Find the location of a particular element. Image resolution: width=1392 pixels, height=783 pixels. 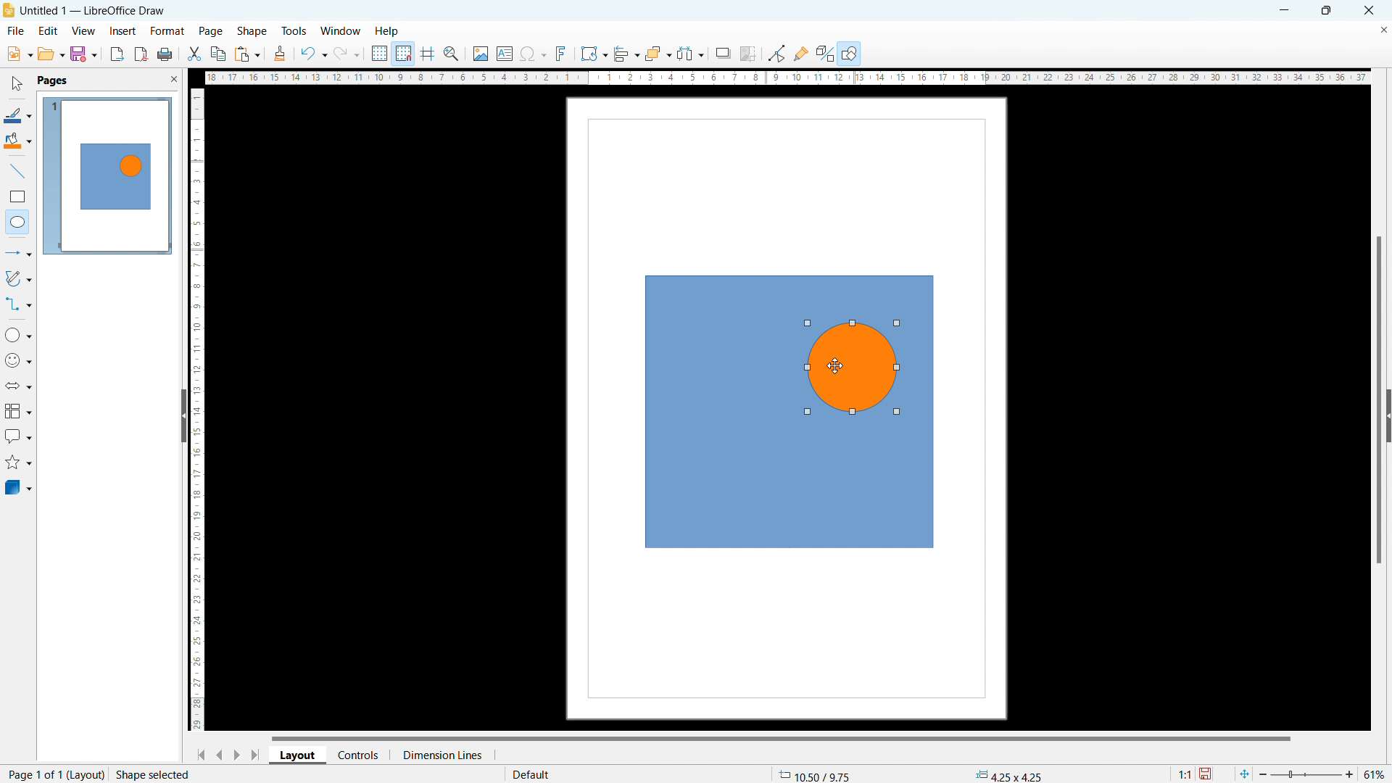

go to previous page is located at coordinates (220, 753).